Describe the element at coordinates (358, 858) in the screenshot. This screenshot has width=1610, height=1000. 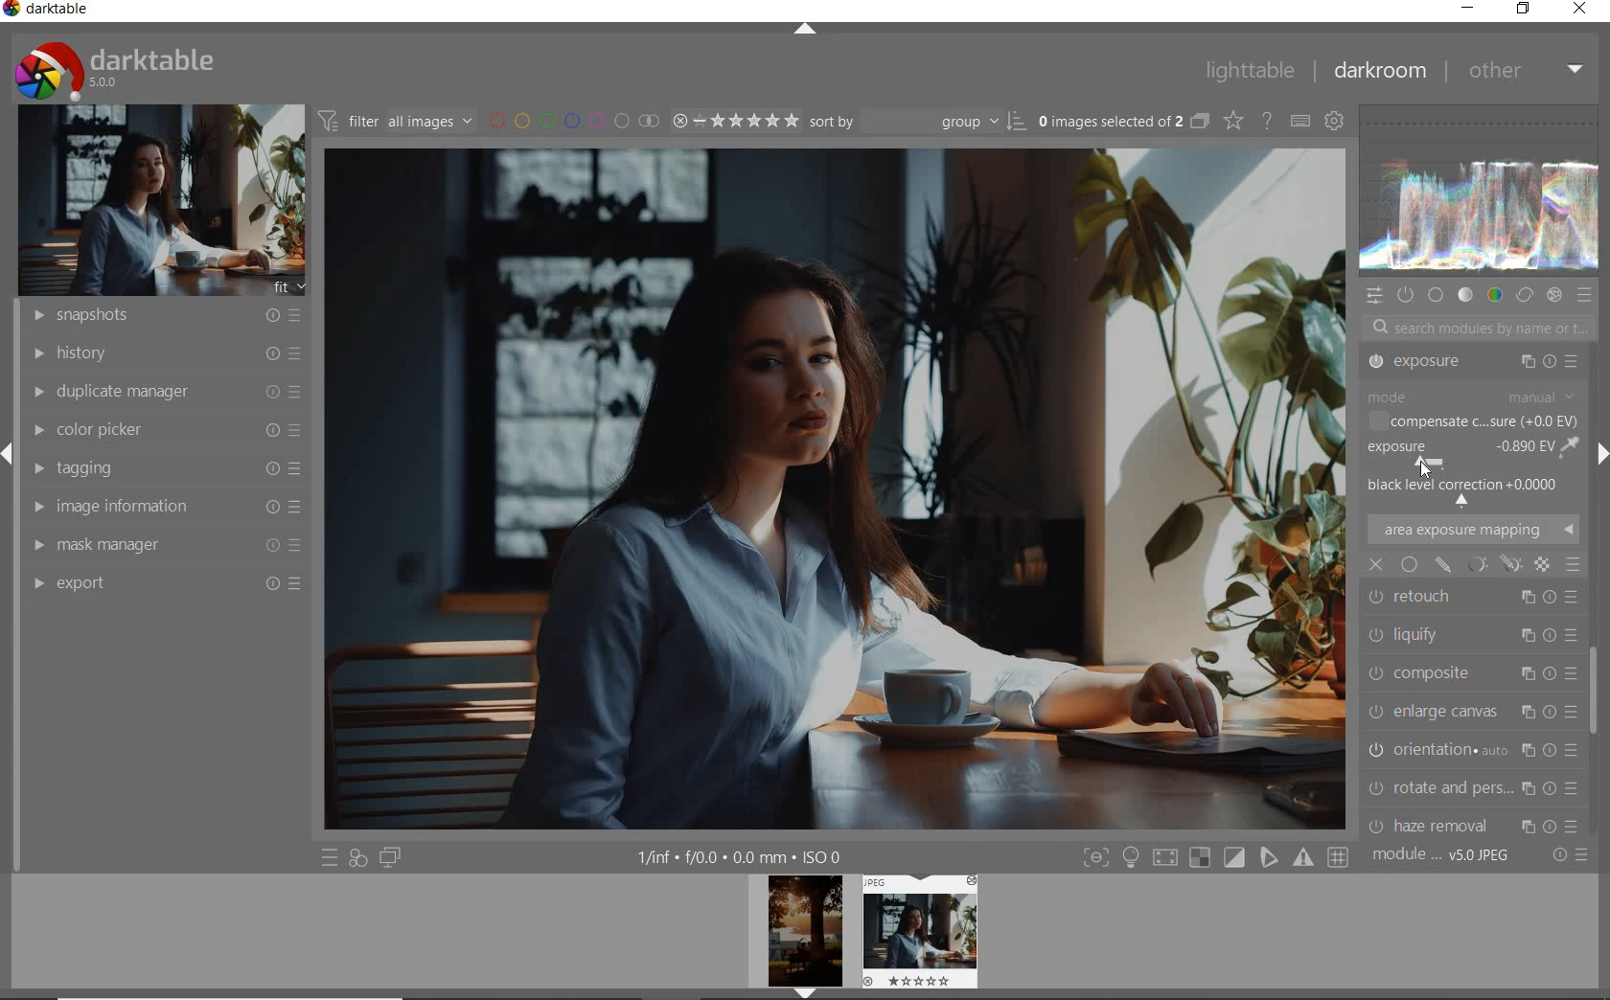
I see `QUICK ACCESS FOR APPLYING ANY OF YOUR STYLES` at that location.